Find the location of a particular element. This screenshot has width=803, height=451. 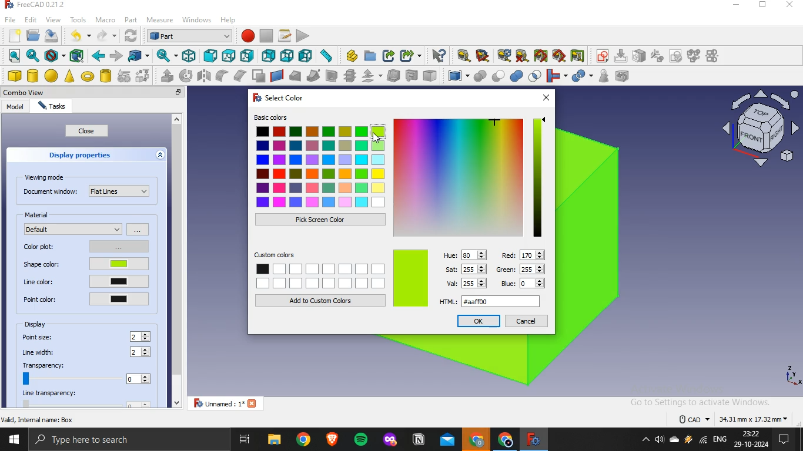

line width is located at coordinates (40, 352).